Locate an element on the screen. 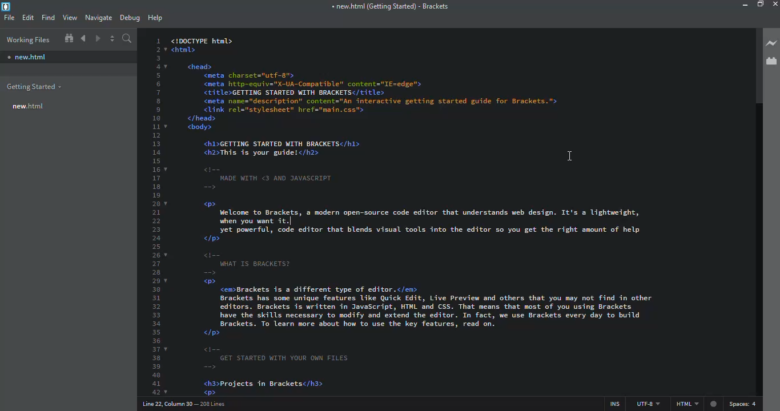 This screenshot has width=780, height=411. getting started is located at coordinates (34, 86).